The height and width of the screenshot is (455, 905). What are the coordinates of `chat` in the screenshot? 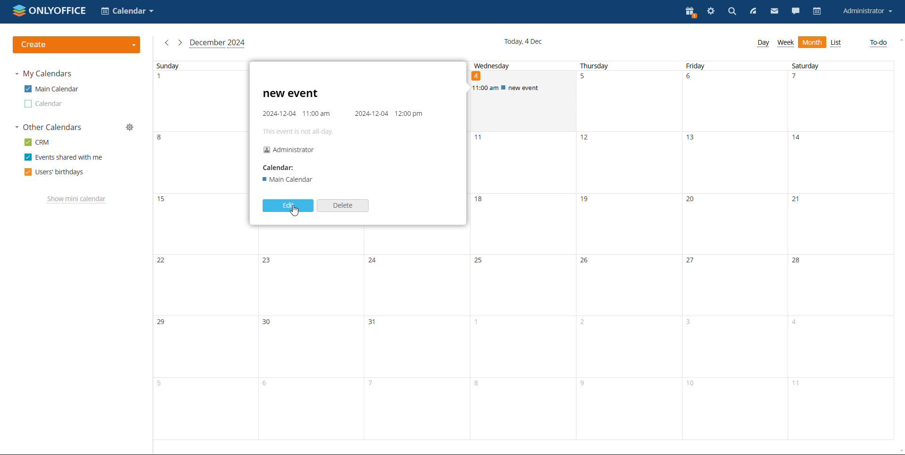 It's located at (796, 12).